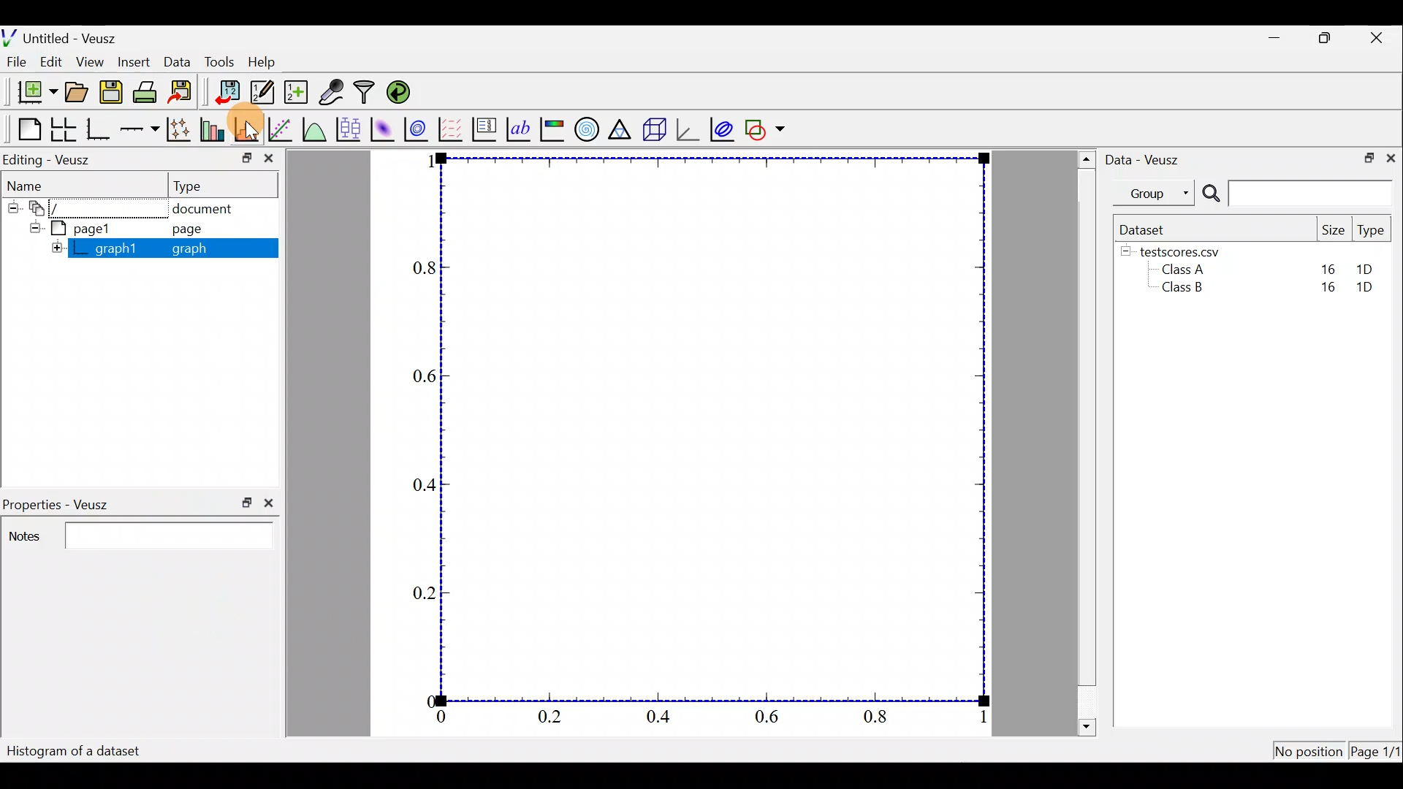 The width and height of the screenshot is (1403, 789). I want to click on Plot points with lines and error bars, so click(179, 129).